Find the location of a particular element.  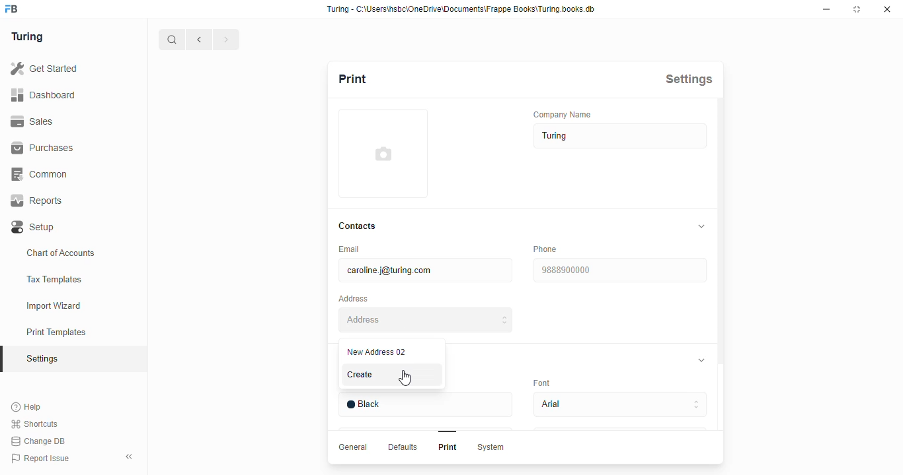

print is located at coordinates (353, 79).